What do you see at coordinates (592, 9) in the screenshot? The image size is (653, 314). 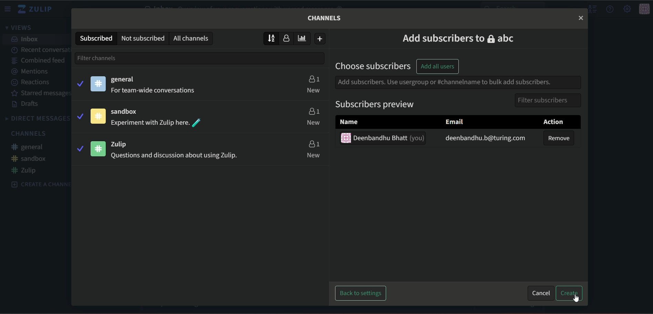 I see `hide menu` at bounding box center [592, 9].